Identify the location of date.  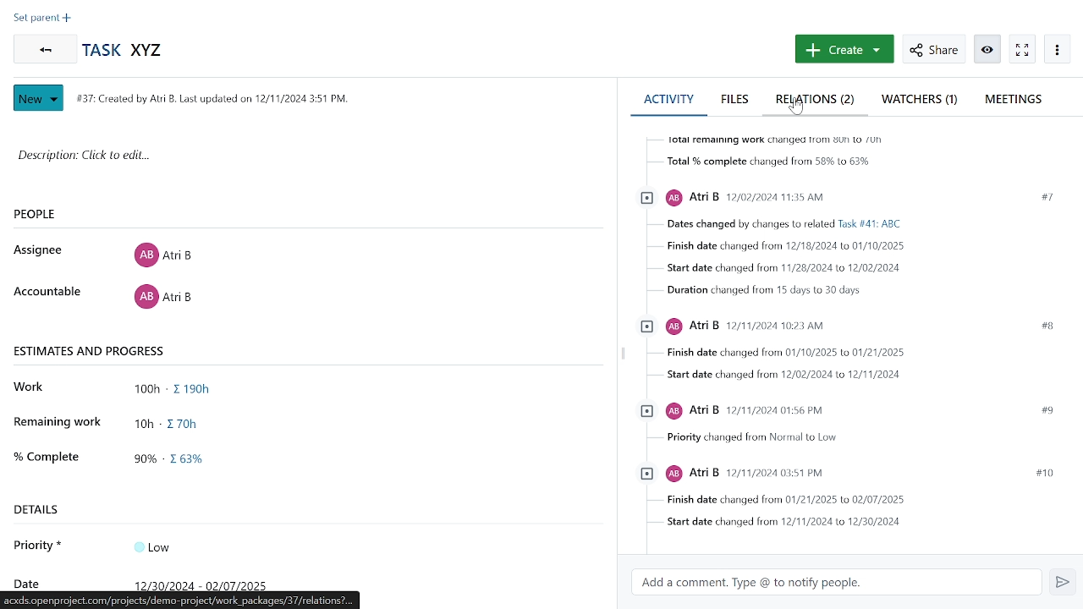
(206, 584).